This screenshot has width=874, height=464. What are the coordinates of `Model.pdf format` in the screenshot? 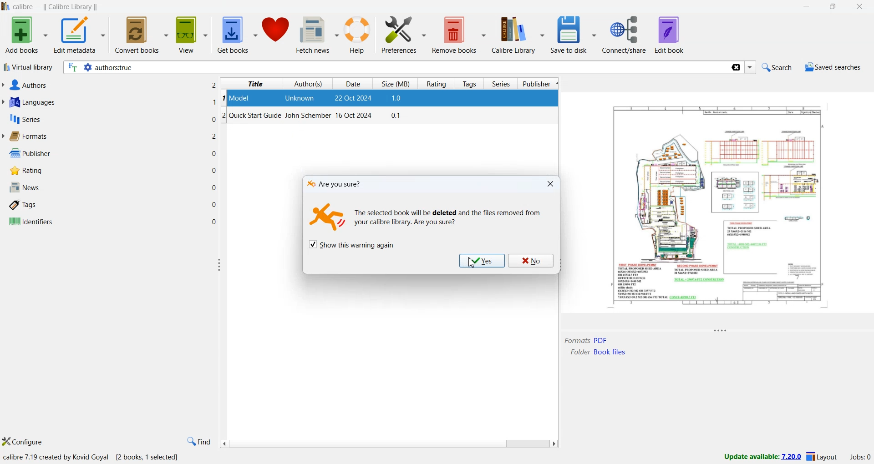 It's located at (586, 340).